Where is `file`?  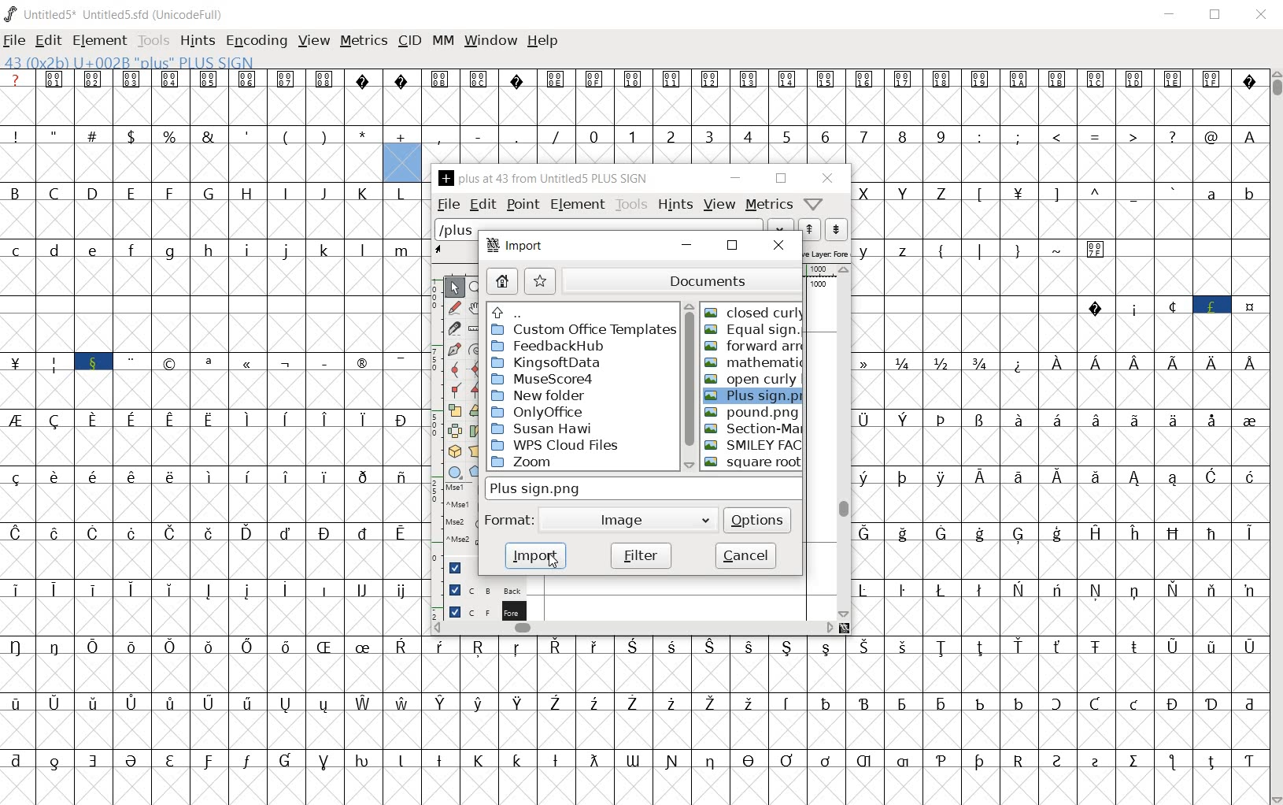
file is located at coordinates (15, 40).